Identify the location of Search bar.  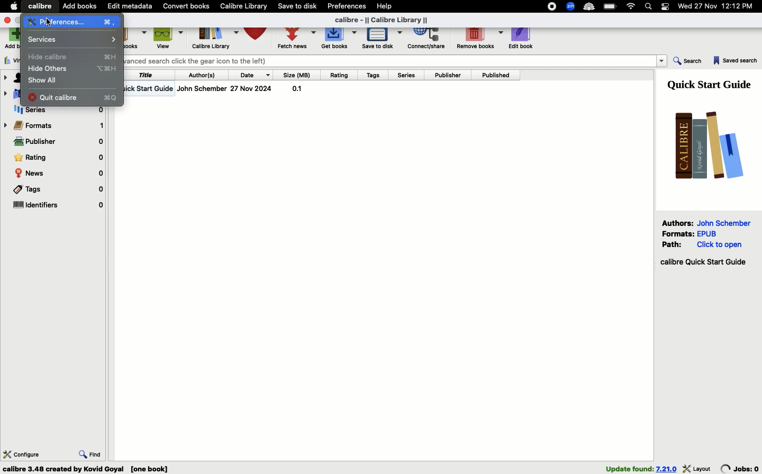
(649, 7).